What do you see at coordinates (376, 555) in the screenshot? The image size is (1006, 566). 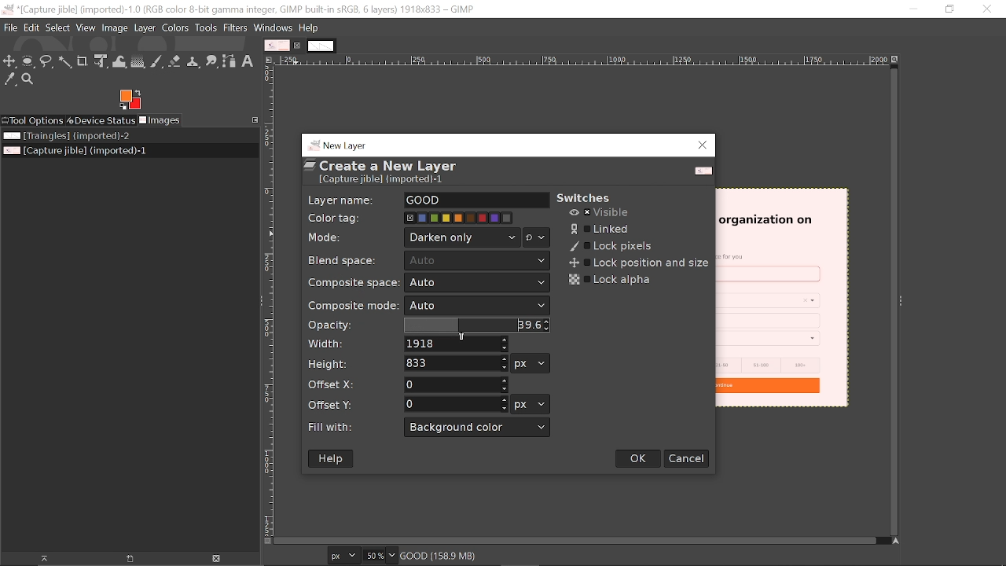 I see `Current zoom` at bounding box center [376, 555].